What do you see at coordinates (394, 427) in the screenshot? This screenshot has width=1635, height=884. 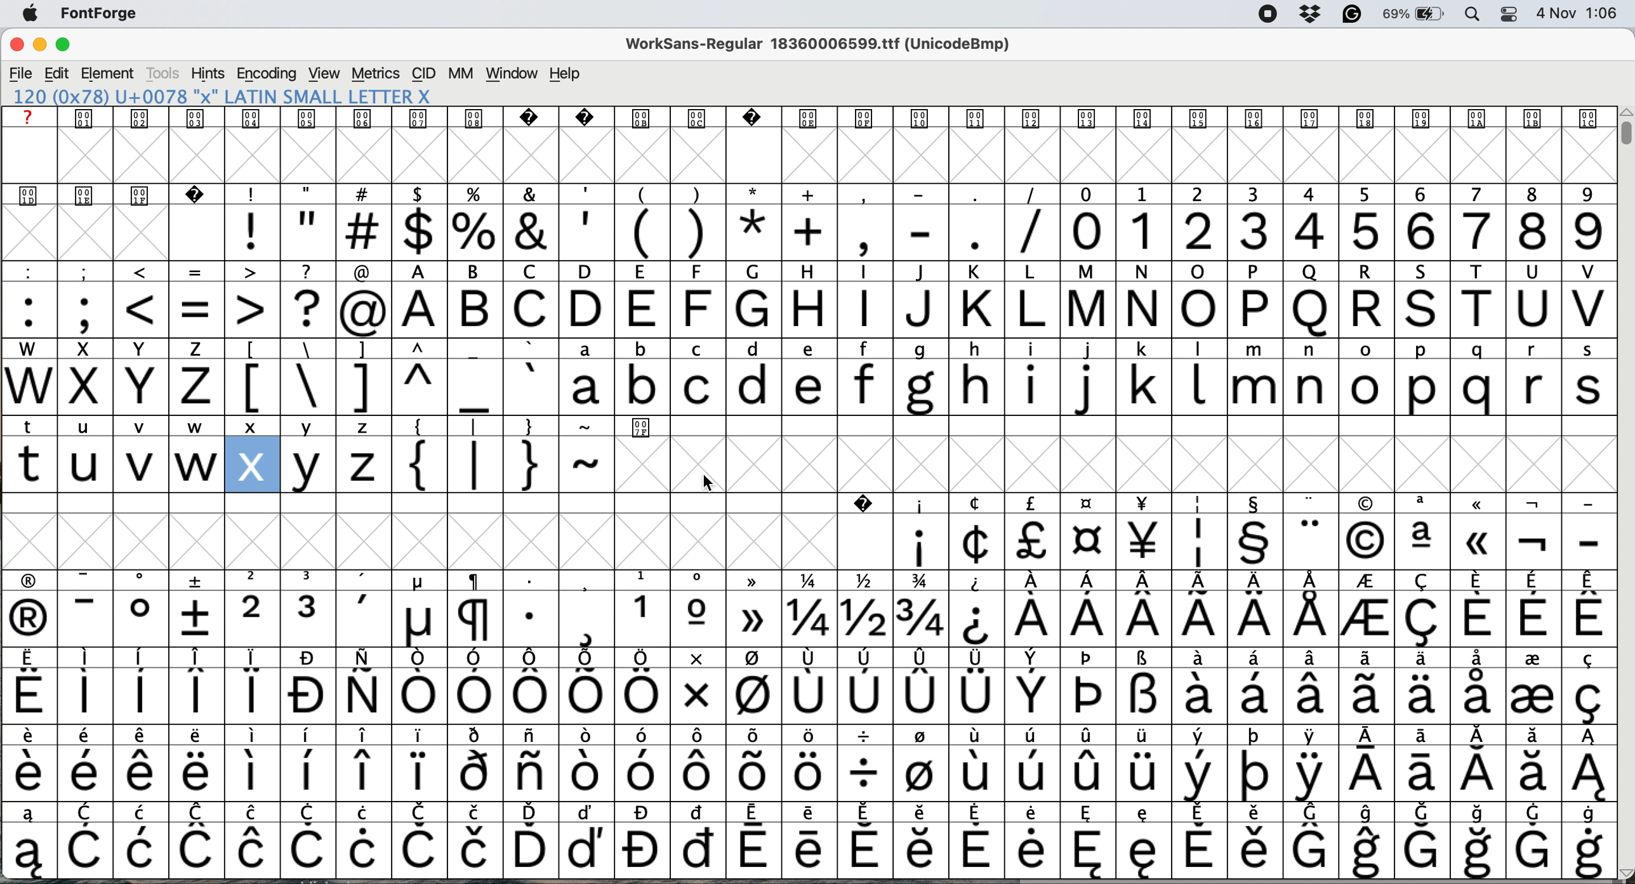 I see `special characters` at bounding box center [394, 427].